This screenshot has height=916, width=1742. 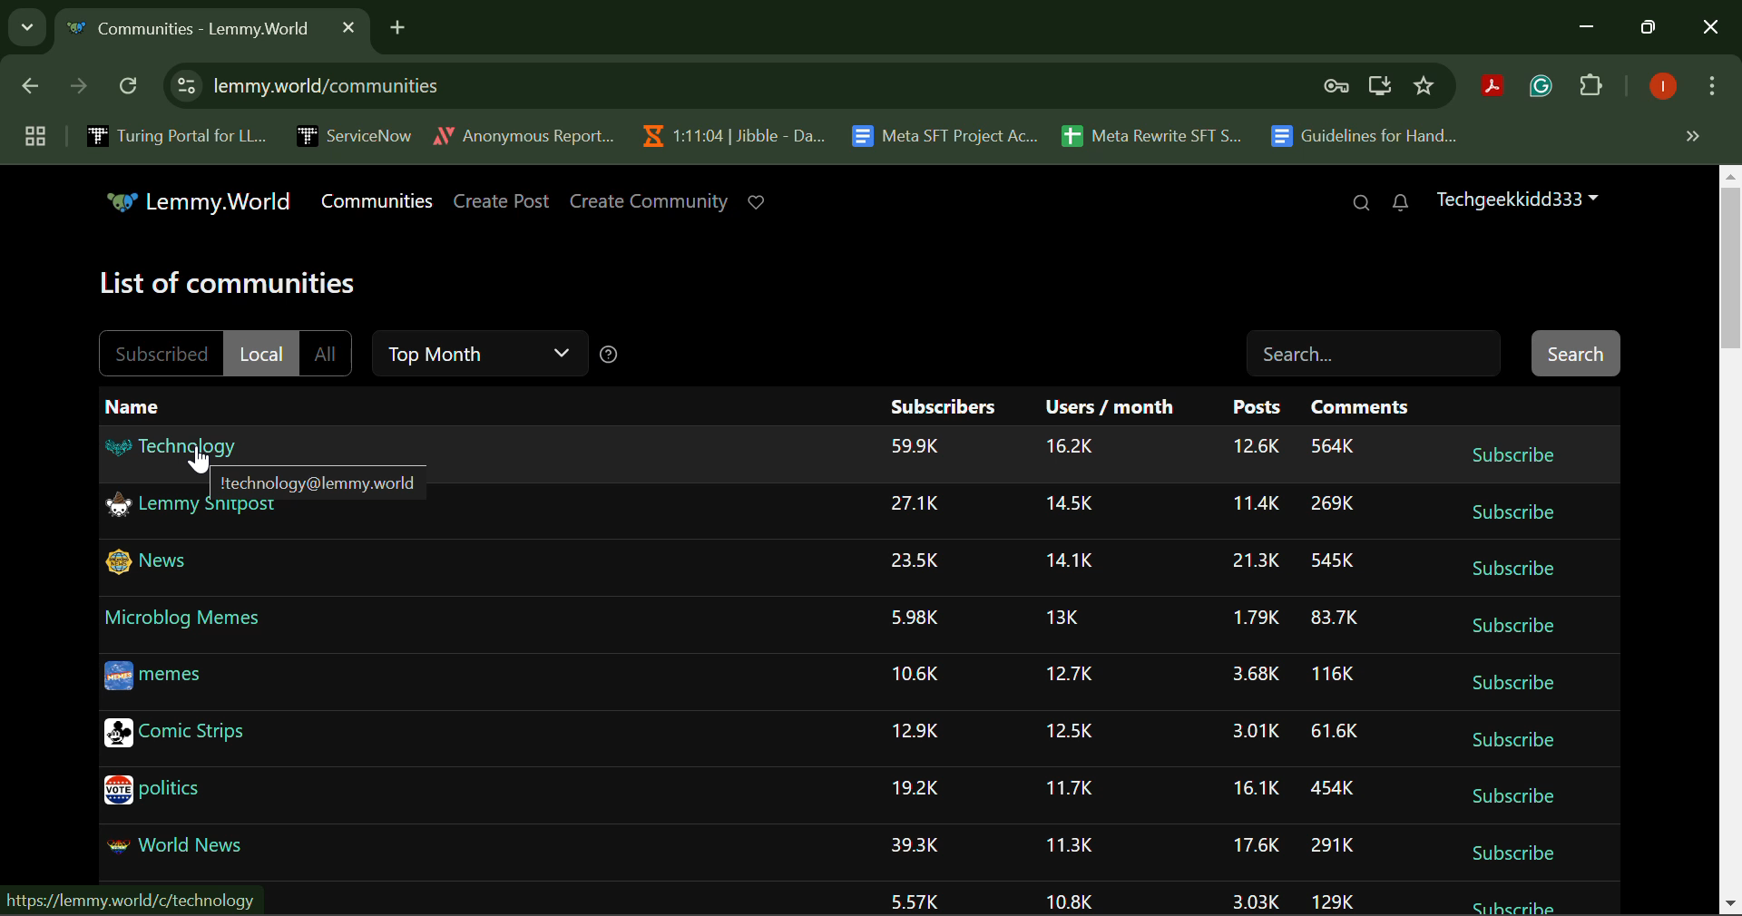 I want to click on Users/month Column Values, so click(x=1071, y=673).